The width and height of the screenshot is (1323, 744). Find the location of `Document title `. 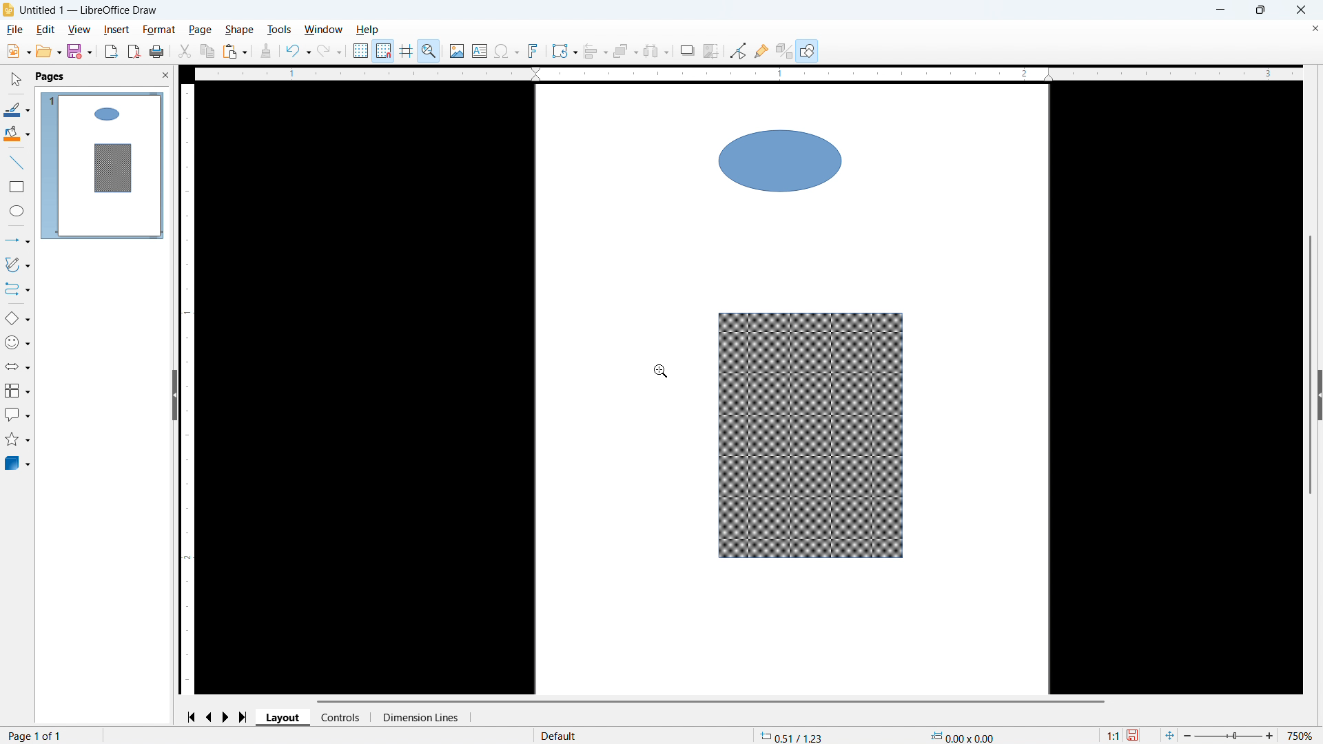

Document title  is located at coordinates (89, 10).